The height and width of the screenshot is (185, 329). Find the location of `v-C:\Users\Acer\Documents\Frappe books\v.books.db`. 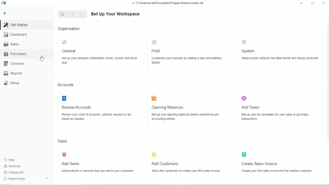

v-C:\Users\Acer\Documents\Frappe books\v.books.db is located at coordinates (168, 3).